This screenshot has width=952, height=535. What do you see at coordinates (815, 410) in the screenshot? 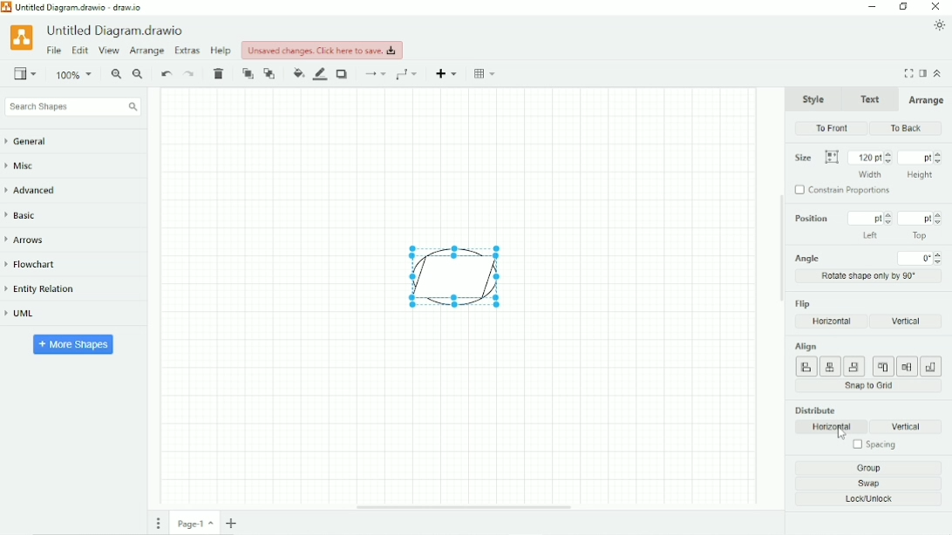
I see `Distribute` at bounding box center [815, 410].